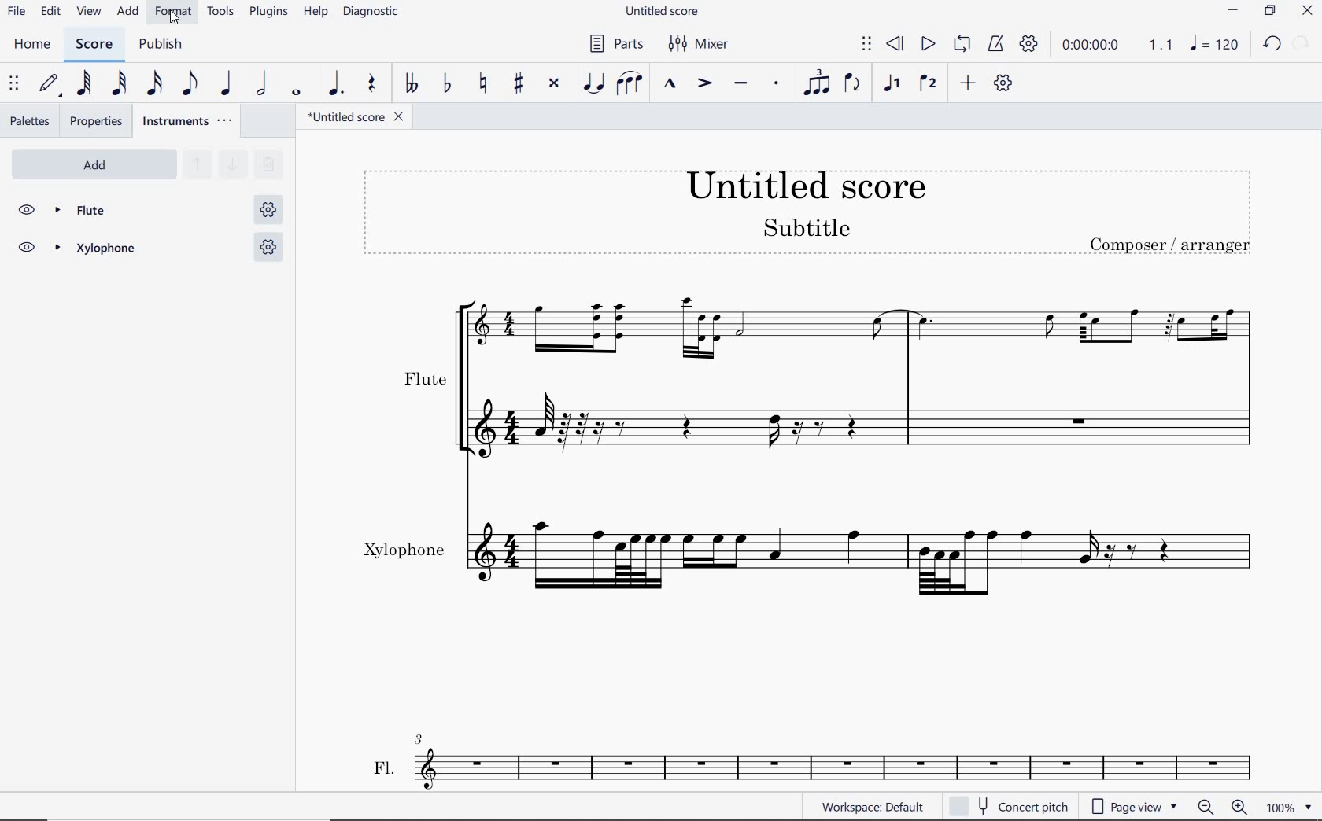  Describe the element at coordinates (482, 84) in the screenshot. I see `TOGGLE NATURAL` at that location.